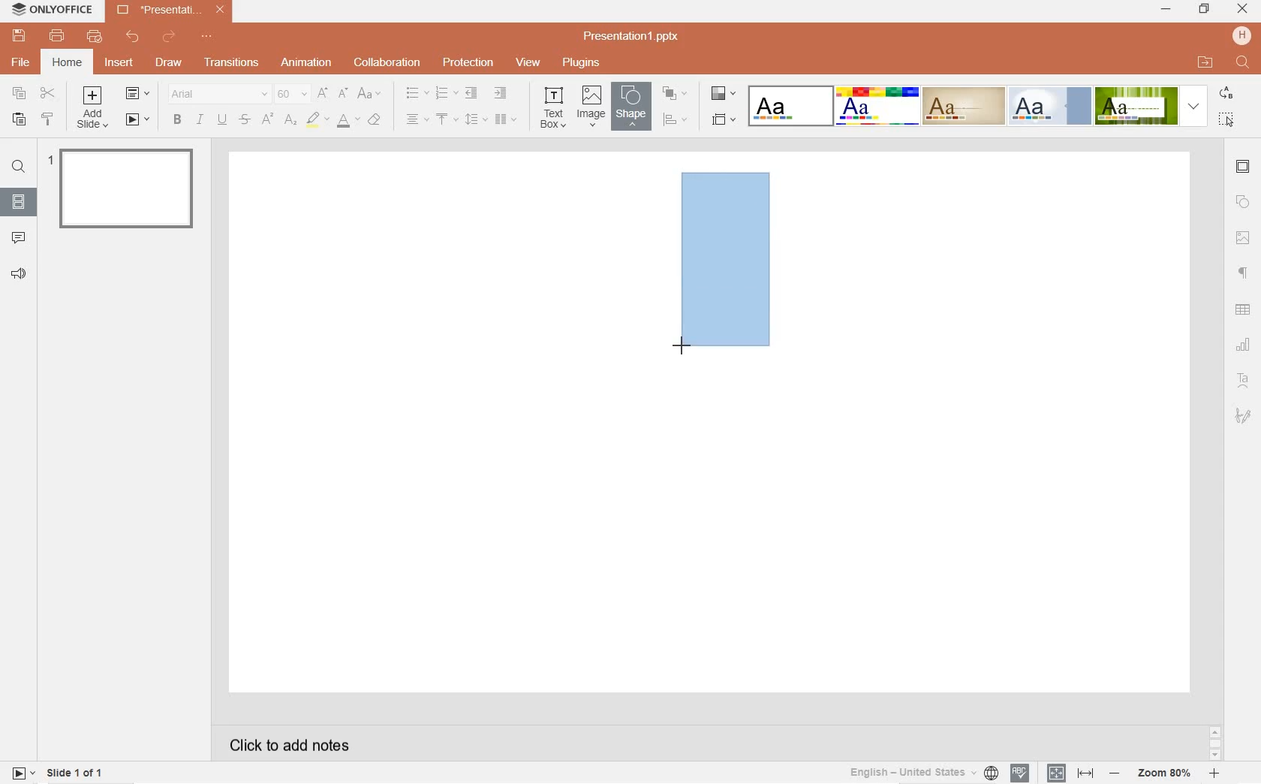 This screenshot has height=784, width=1261. What do you see at coordinates (1201, 9) in the screenshot?
I see `RESTORE` at bounding box center [1201, 9].